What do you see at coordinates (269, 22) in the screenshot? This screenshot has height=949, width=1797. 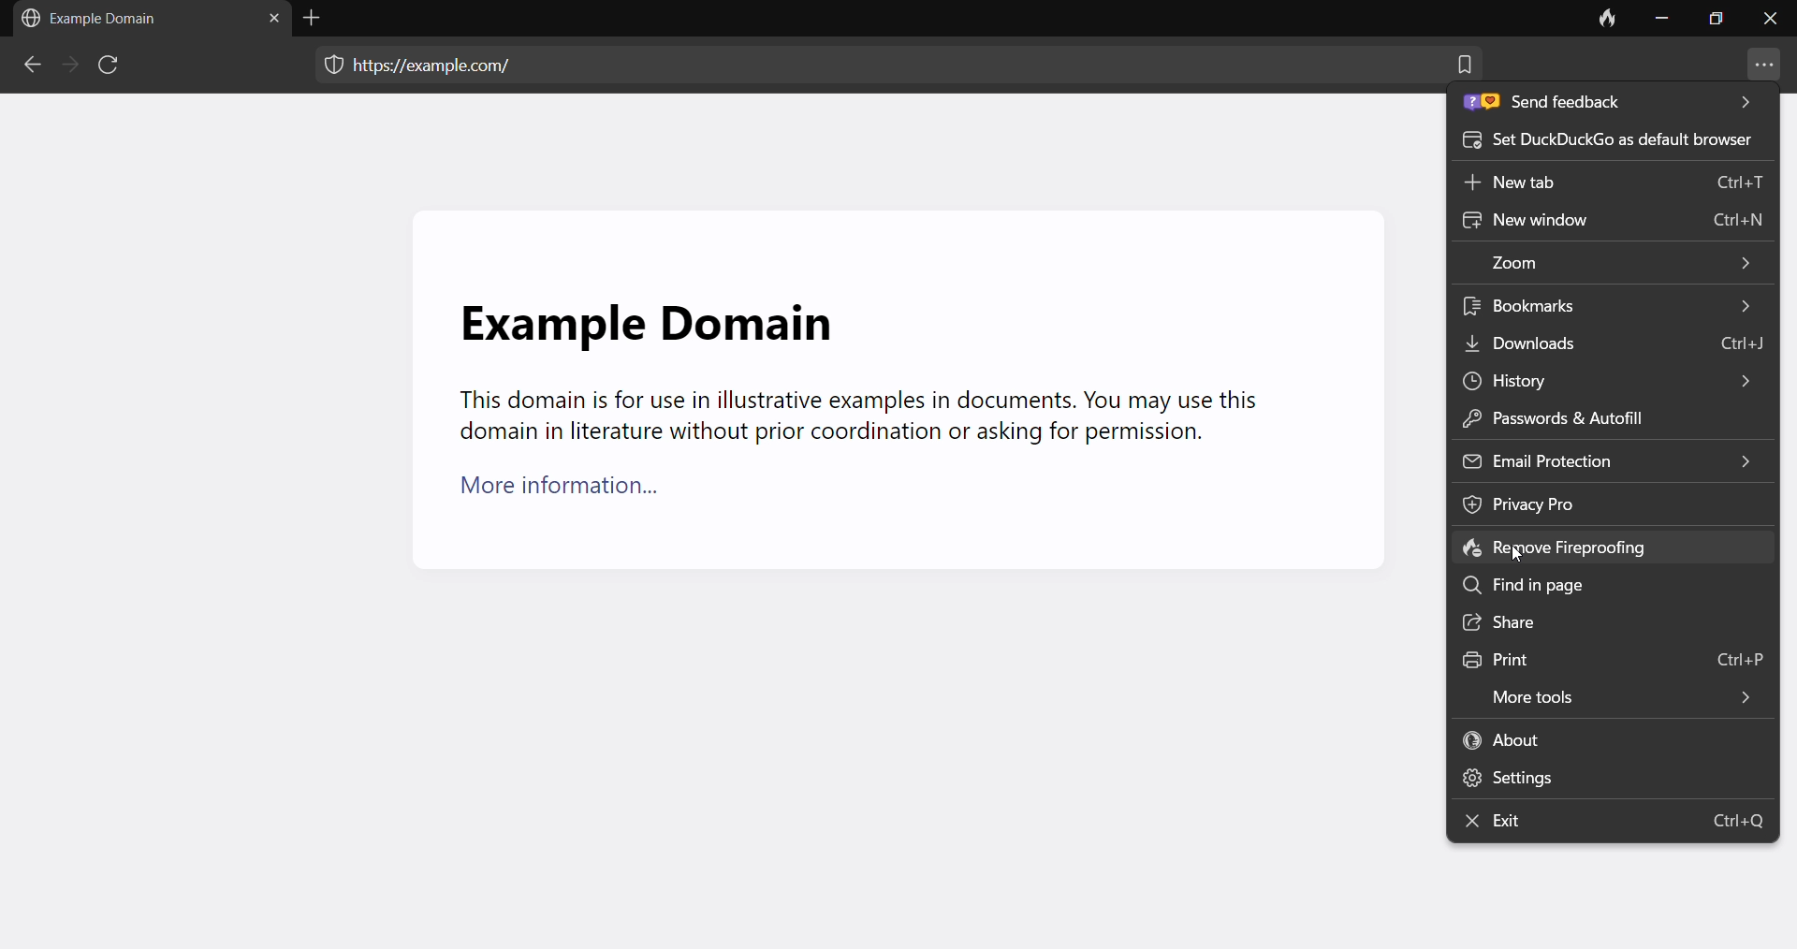 I see `close tab` at bounding box center [269, 22].